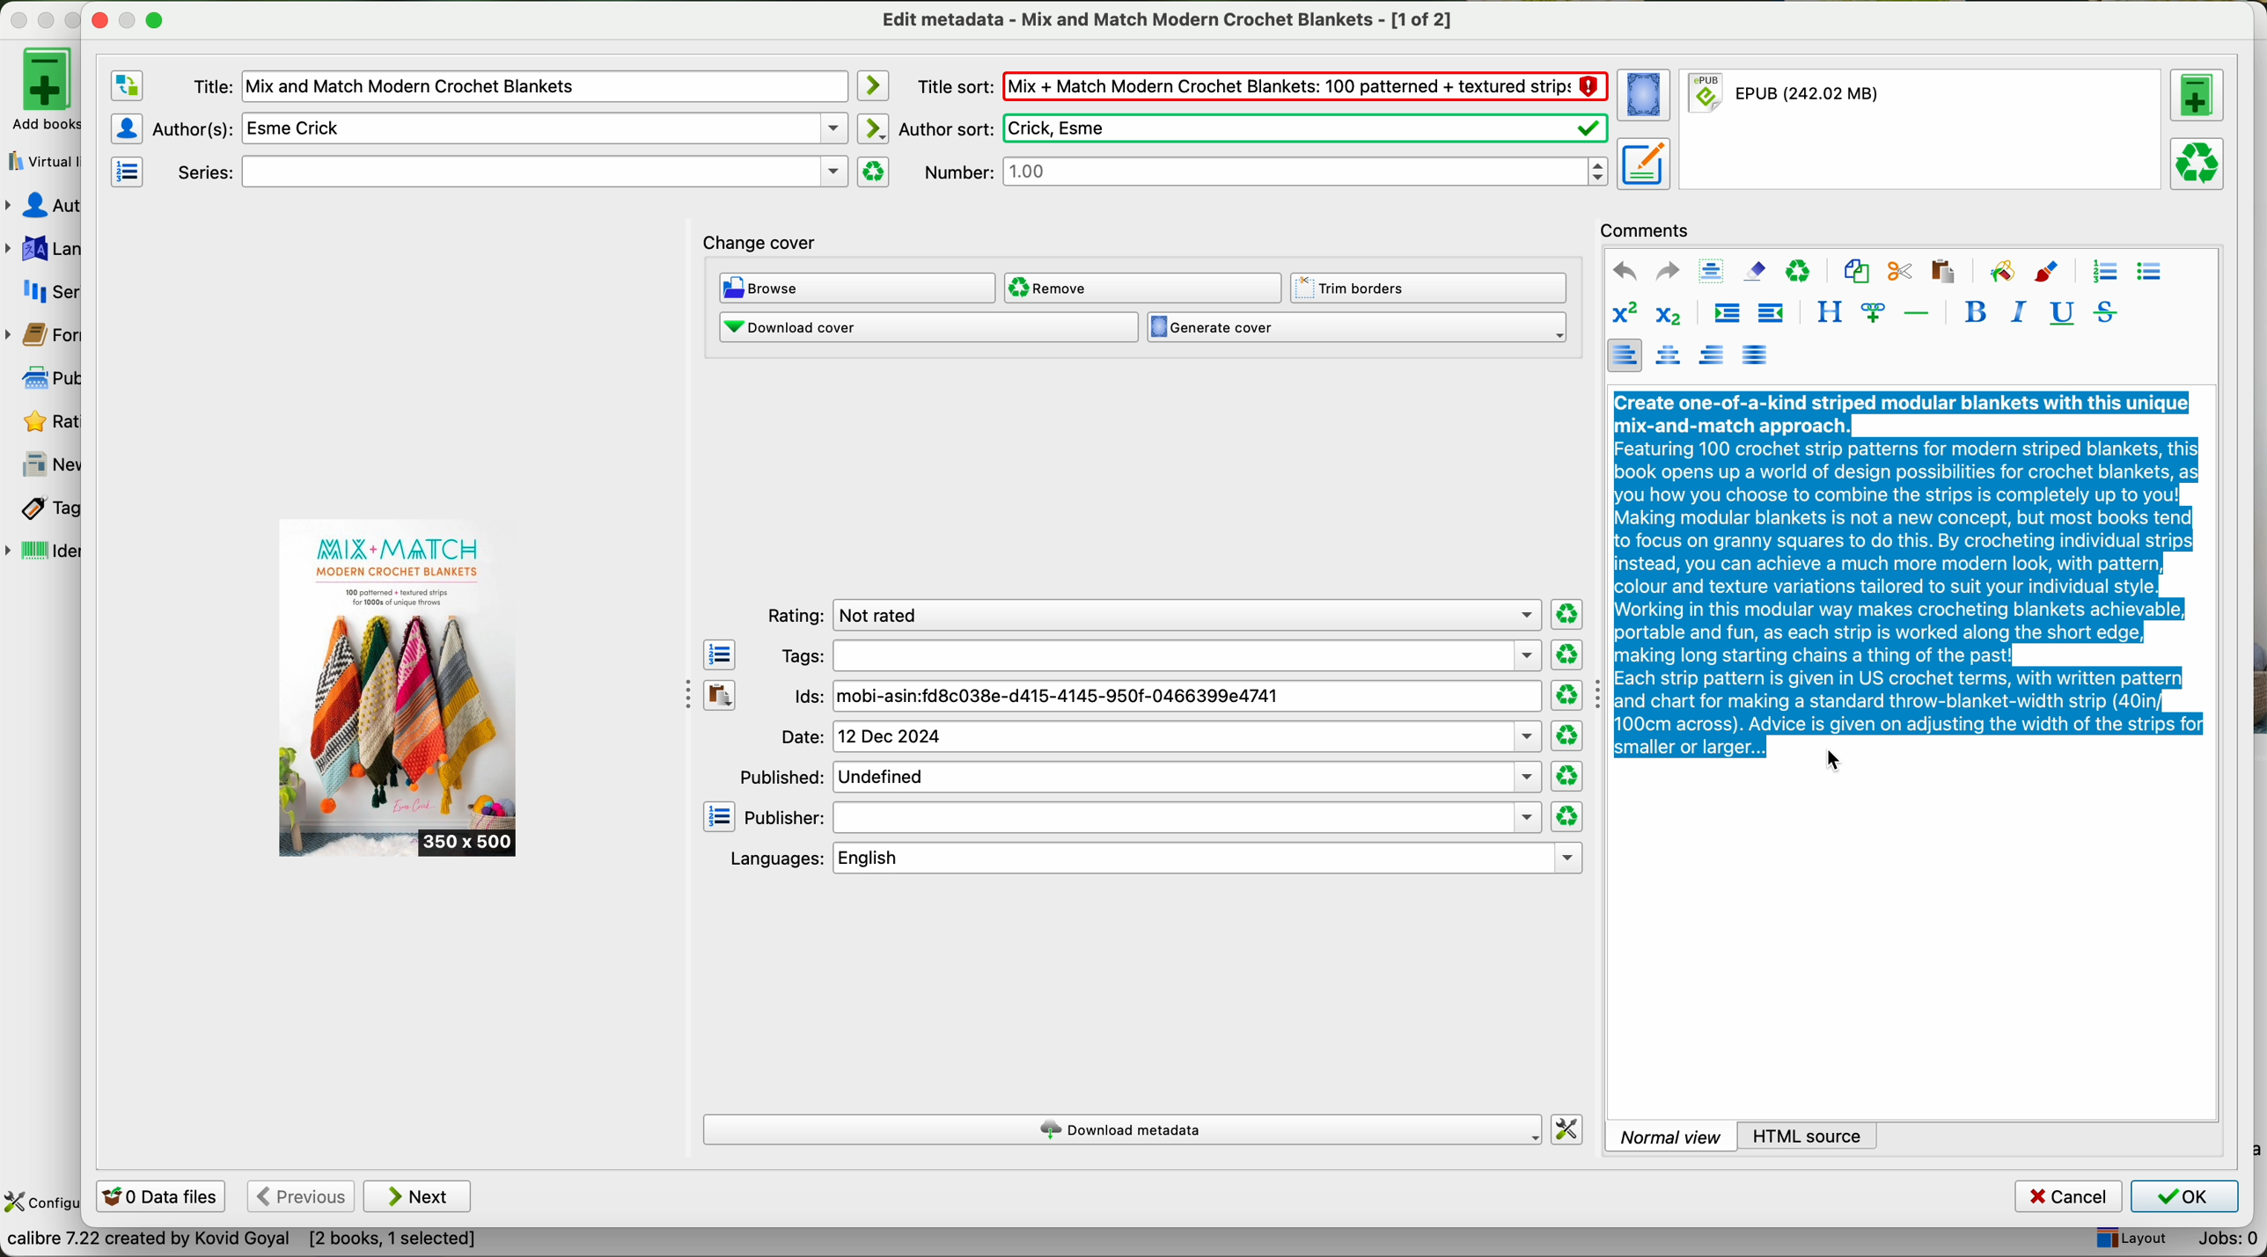 Image resolution: width=2267 pixels, height=1257 pixels. I want to click on author(s), so click(500, 128).